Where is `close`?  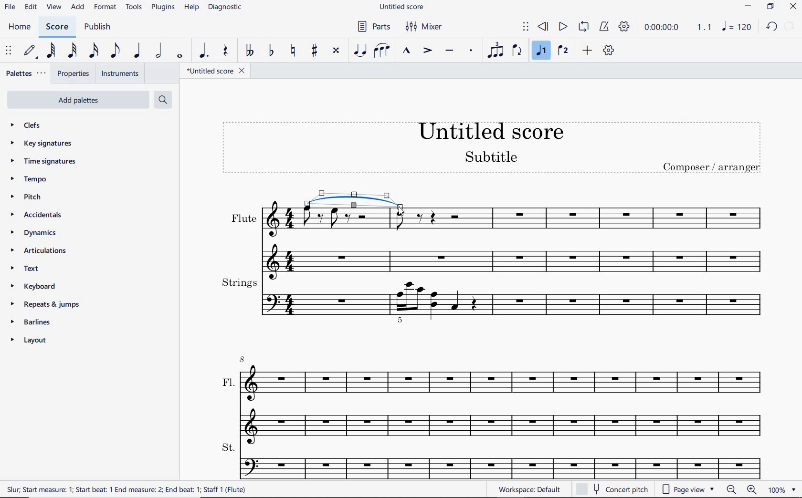
close is located at coordinates (794, 6).